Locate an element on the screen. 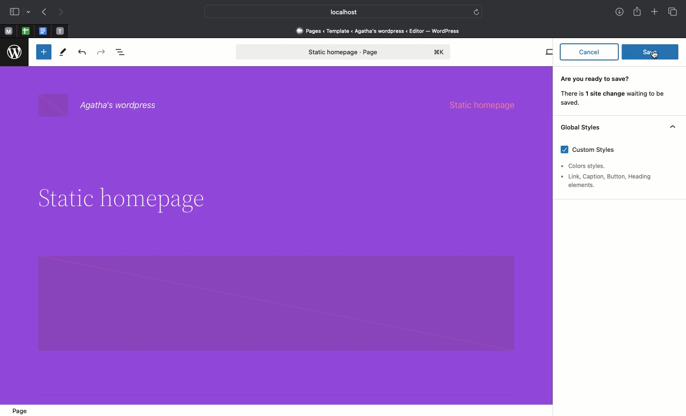 This screenshot has width=686, height=416. Cancel is located at coordinates (589, 51).